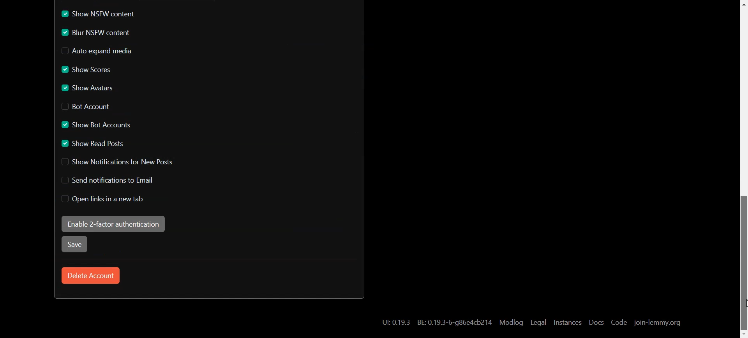 This screenshot has height=338, width=748. What do you see at coordinates (91, 275) in the screenshot?
I see `Delete Account` at bounding box center [91, 275].